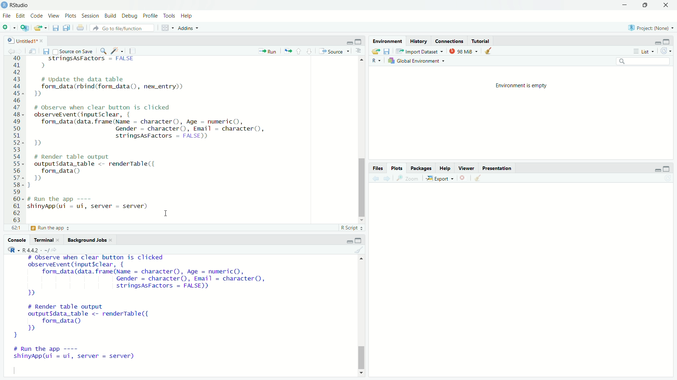 The width and height of the screenshot is (677, 380). I want to click on move up, so click(360, 260).